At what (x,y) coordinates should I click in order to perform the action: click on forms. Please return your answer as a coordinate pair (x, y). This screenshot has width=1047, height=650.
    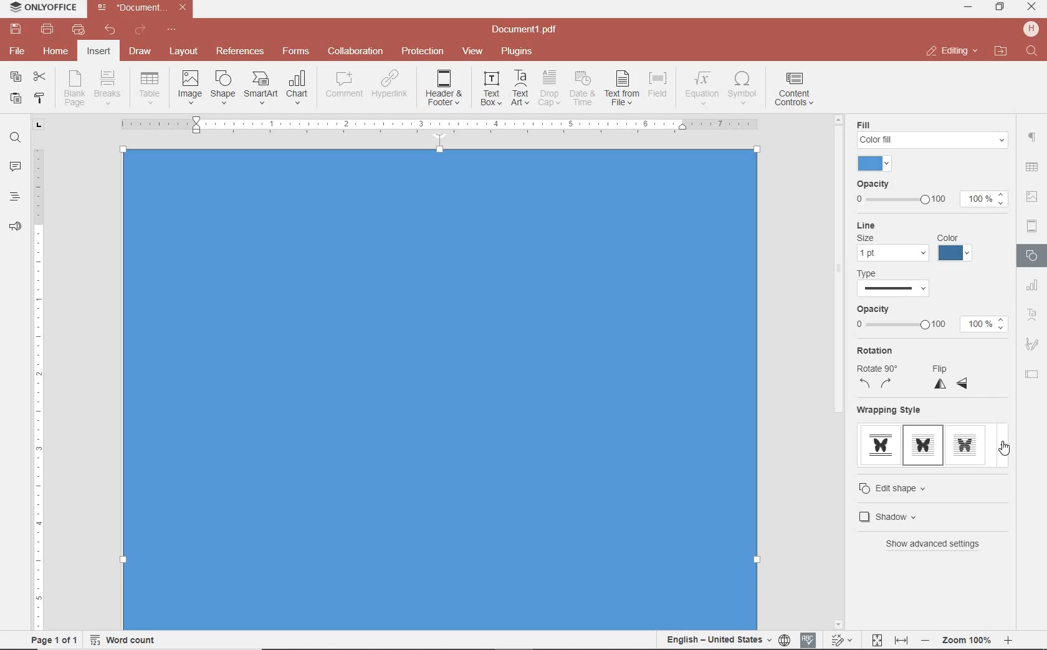
    Looking at the image, I should click on (296, 51).